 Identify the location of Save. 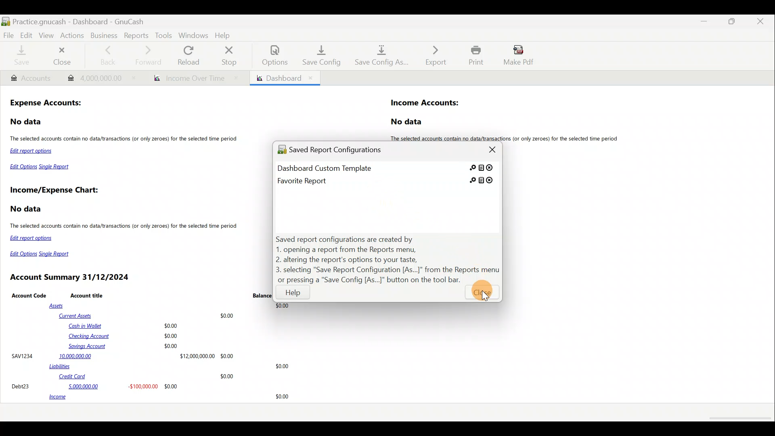
(21, 57).